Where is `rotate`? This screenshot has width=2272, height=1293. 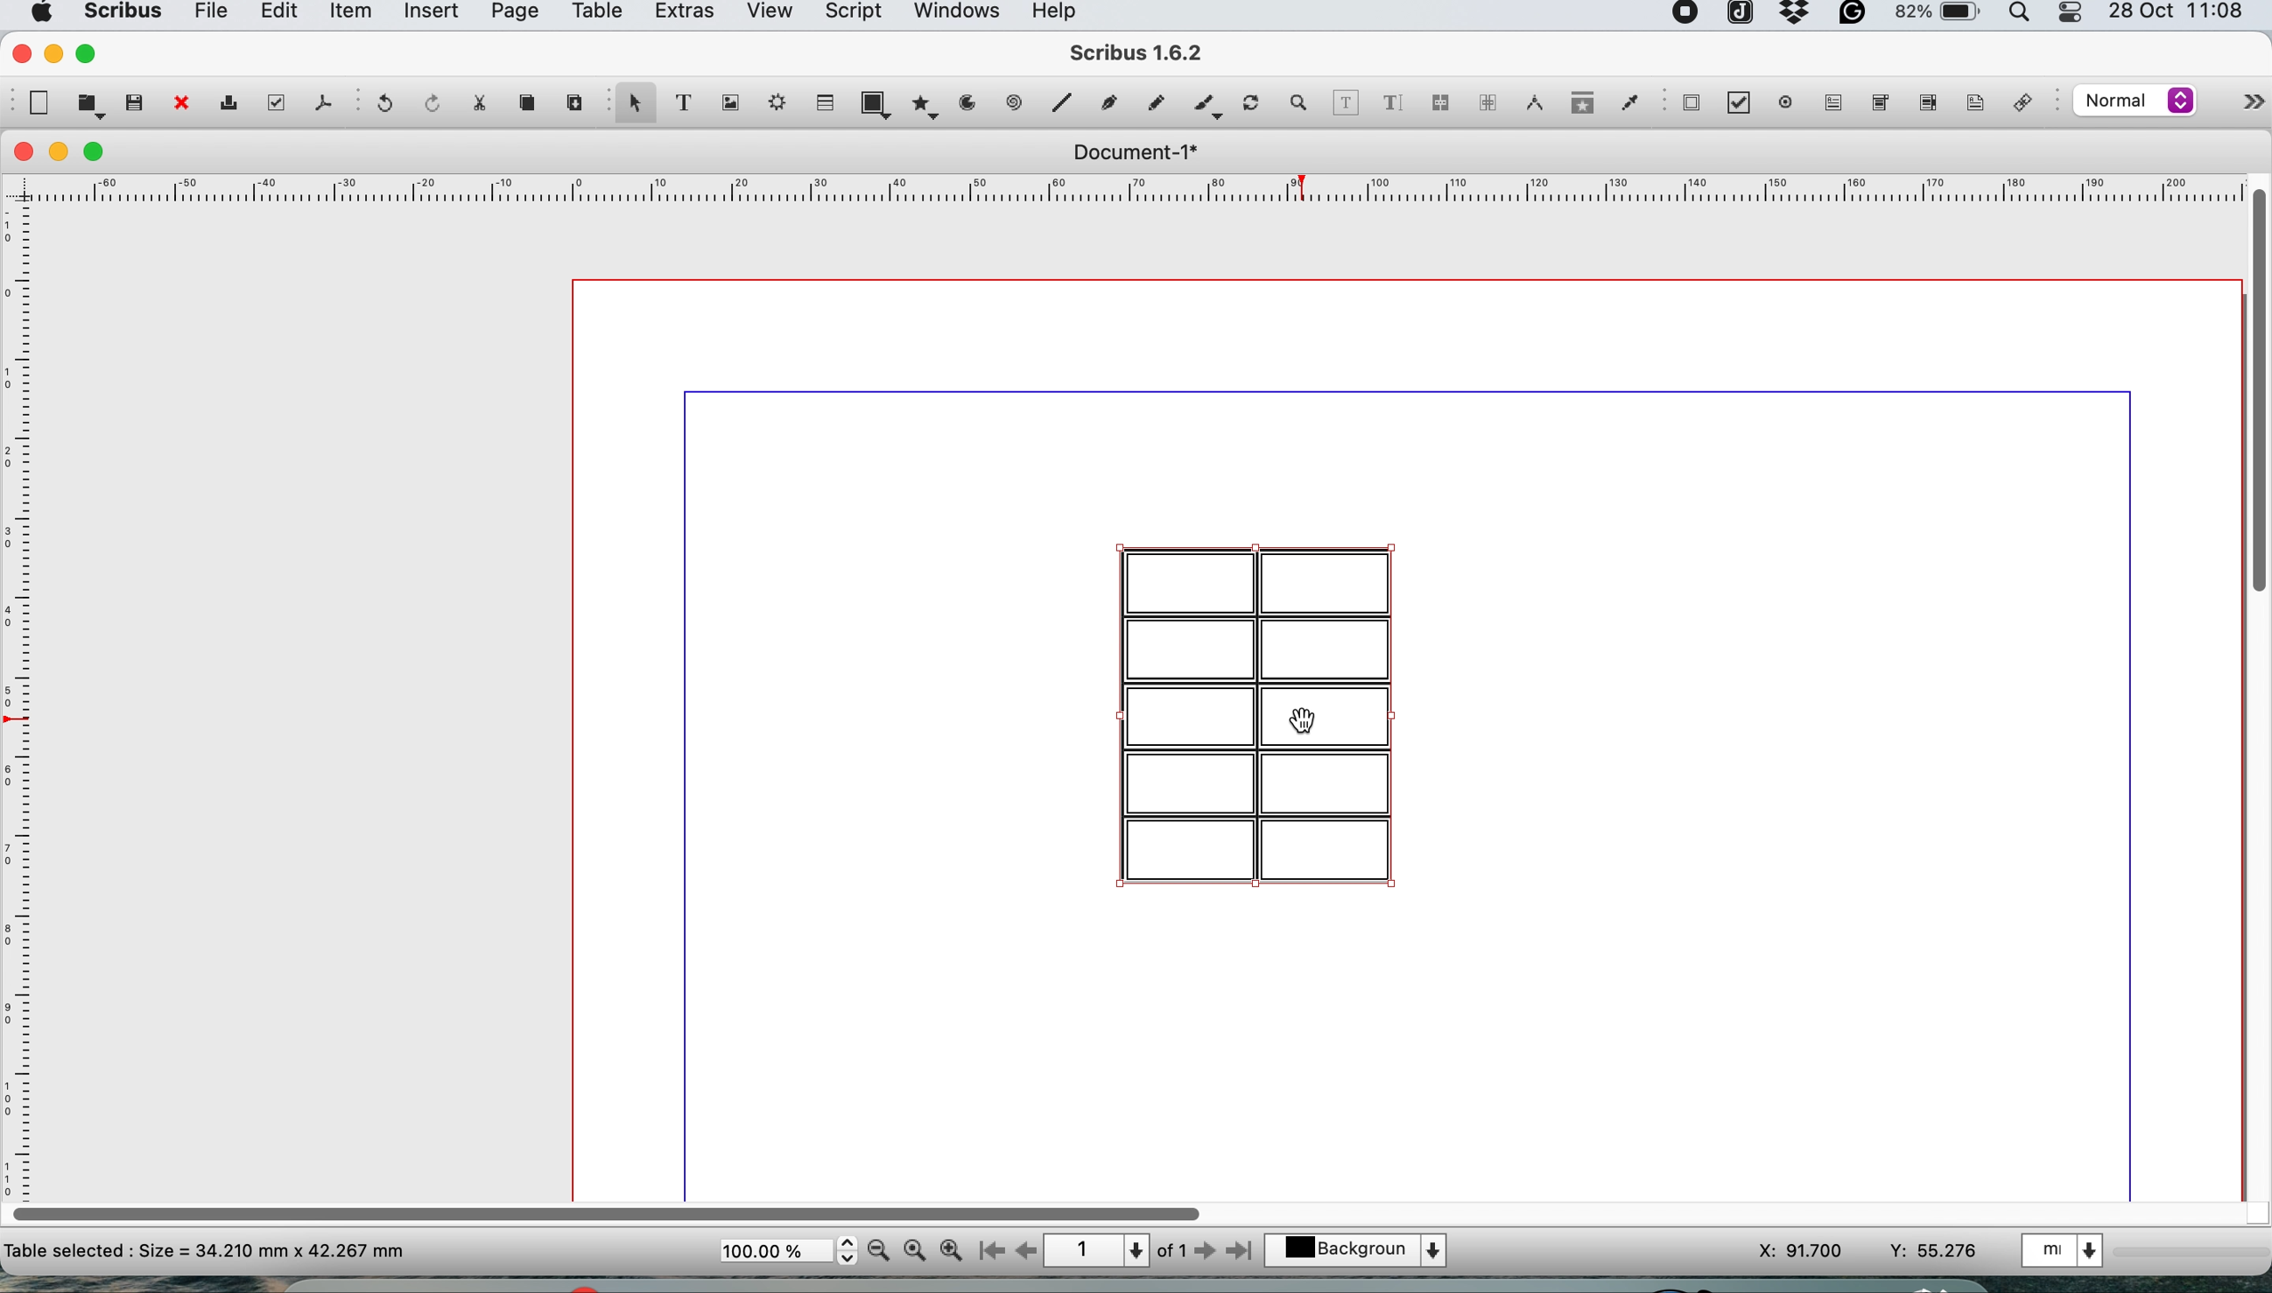
rotate is located at coordinates (1254, 105).